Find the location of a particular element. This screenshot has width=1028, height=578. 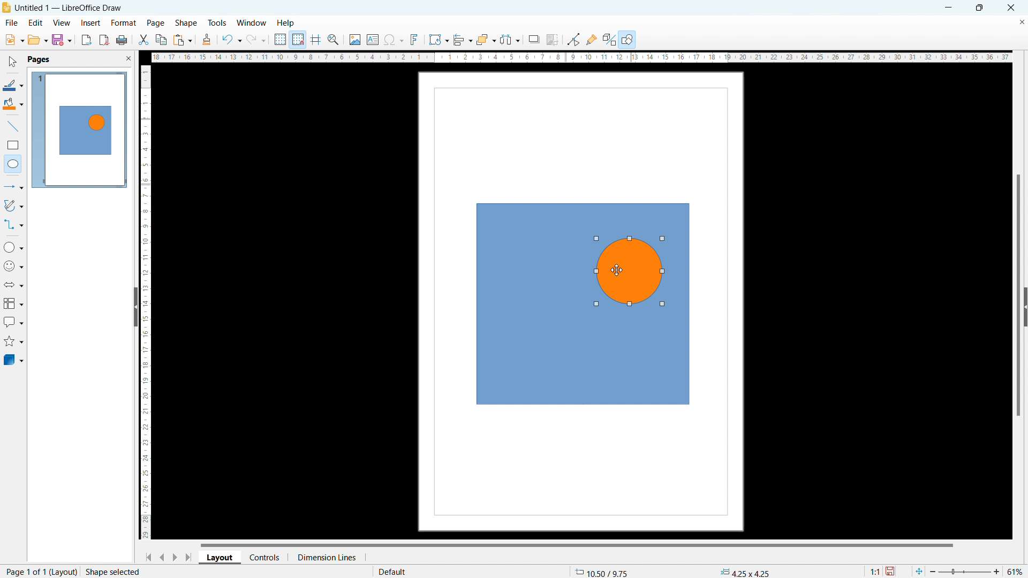

symbol shapes is located at coordinates (14, 266).